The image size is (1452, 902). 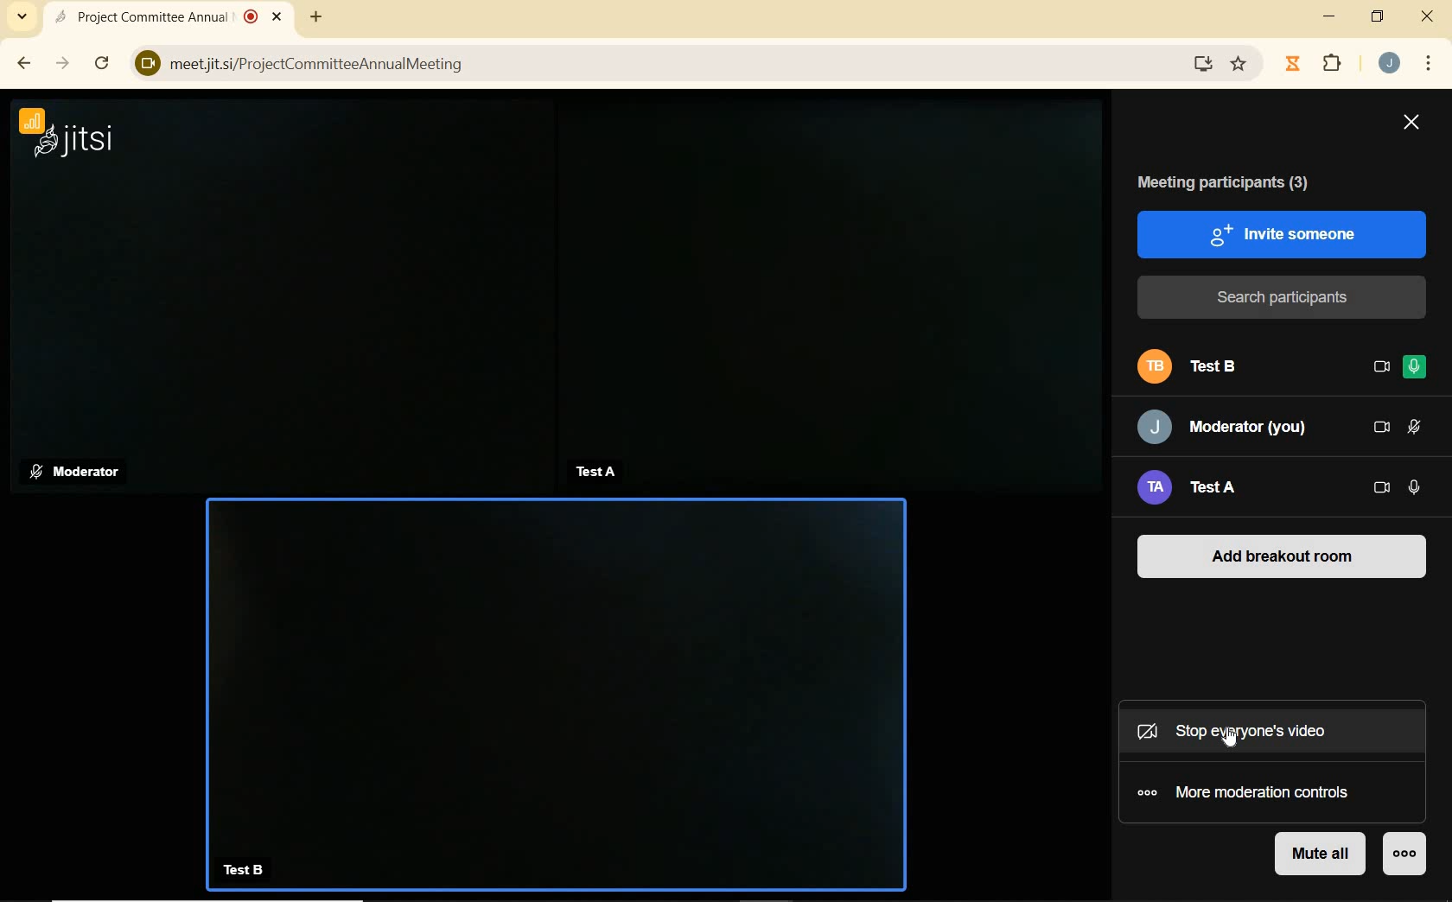 I want to click on ADD BREAKOUT ROOM, so click(x=1283, y=555).